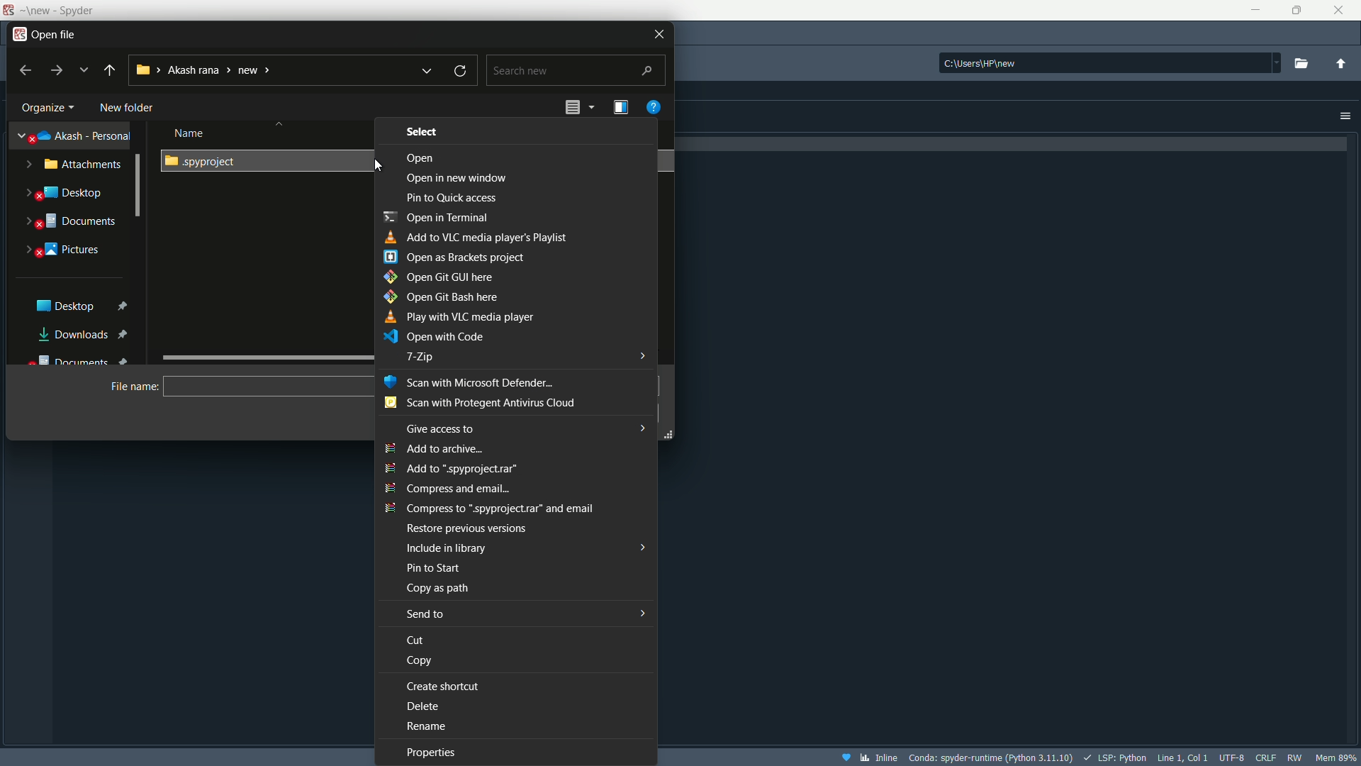 The image size is (1361, 766). Describe the element at coordinates (1338, 11) in the screenshot. I see `close` at that location.